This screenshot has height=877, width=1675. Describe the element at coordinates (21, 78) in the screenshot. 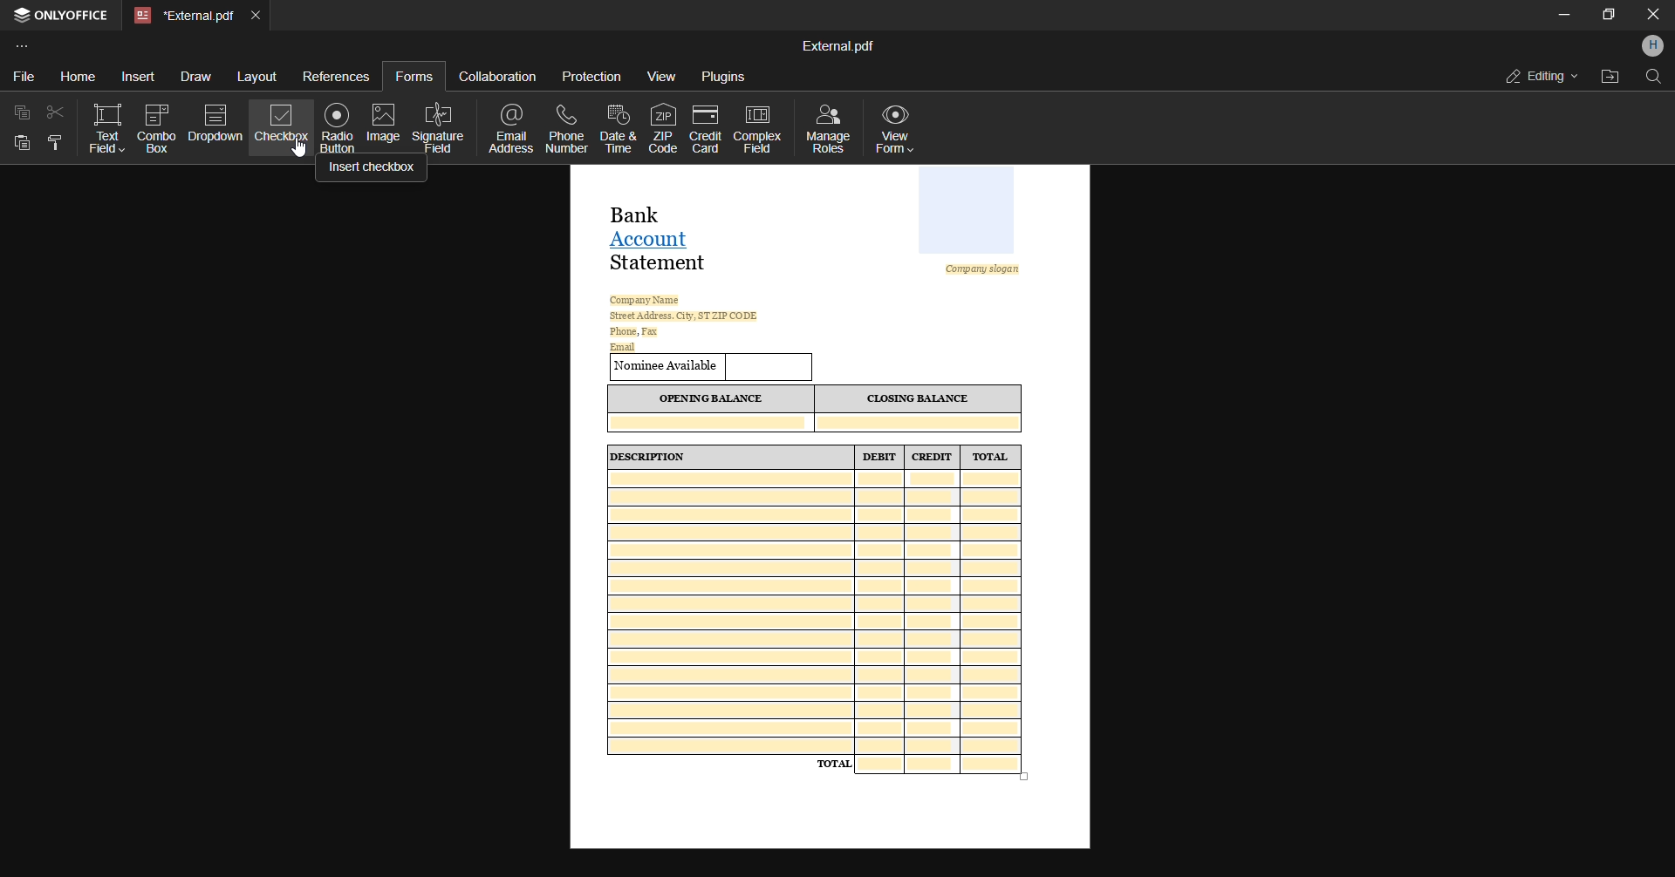

I see `file` at that location.